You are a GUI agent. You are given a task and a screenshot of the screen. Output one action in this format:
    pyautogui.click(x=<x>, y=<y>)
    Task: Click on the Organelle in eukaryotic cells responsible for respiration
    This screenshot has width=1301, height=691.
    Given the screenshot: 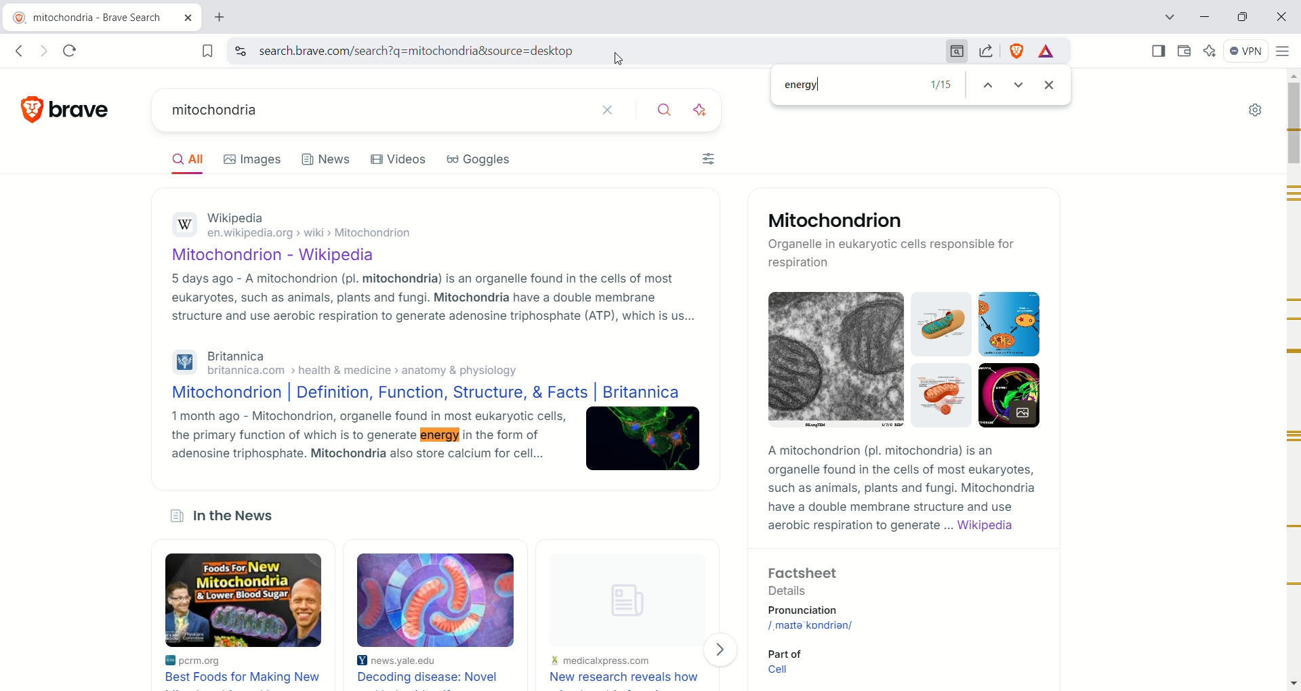 What is the action you would take?
    pyautogui.click(x=896, y=253)
    